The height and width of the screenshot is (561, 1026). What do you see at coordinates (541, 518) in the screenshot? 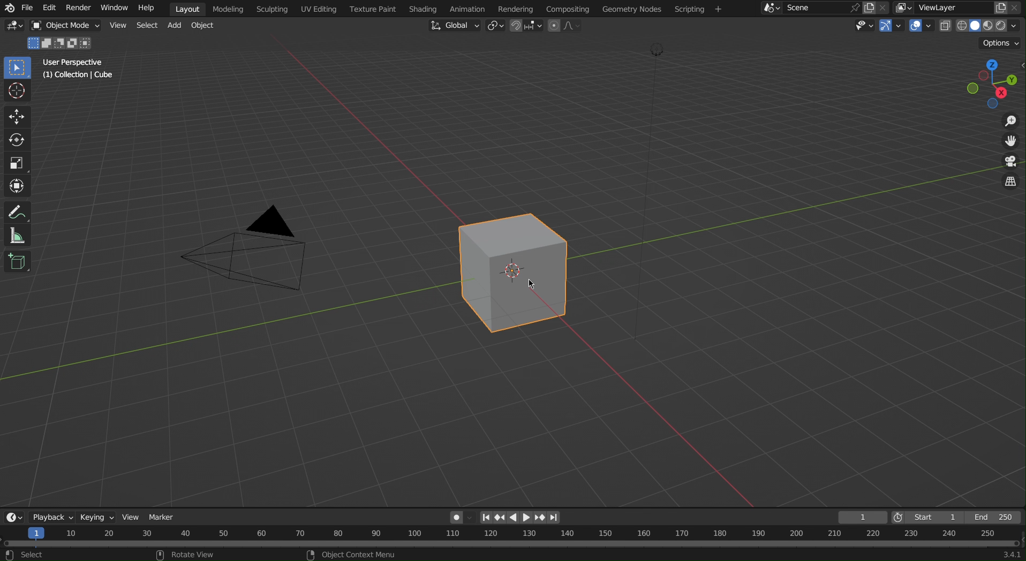
I see `next` at bounding box center [541, 518].